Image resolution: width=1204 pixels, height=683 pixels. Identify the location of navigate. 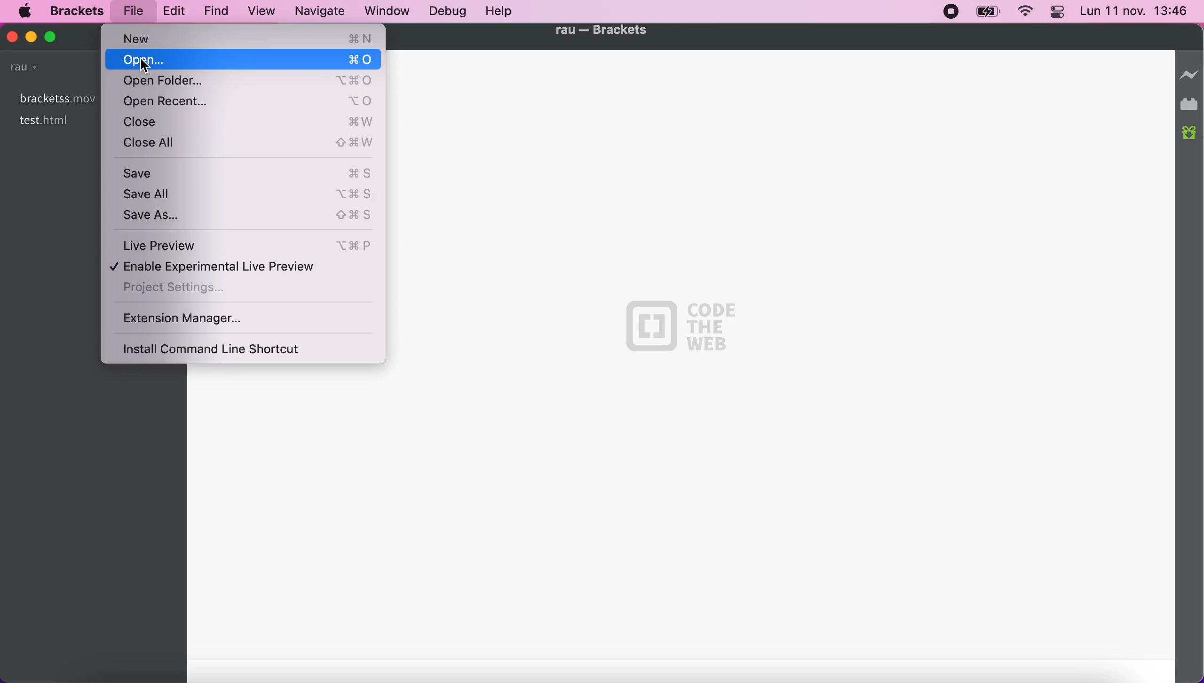
(321, 12).